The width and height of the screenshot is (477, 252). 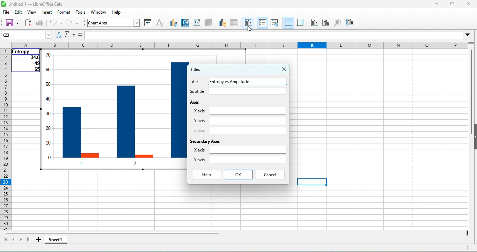 I want to click on formula, so click(x=80, y=35).